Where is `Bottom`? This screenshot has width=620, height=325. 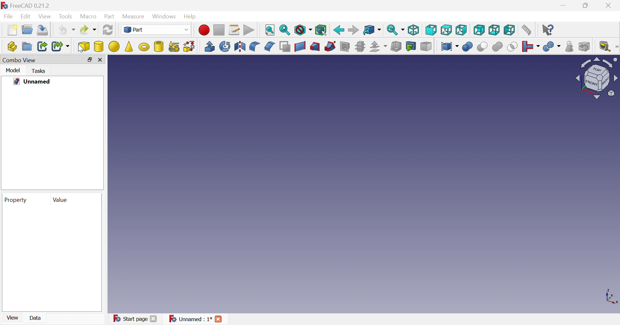 Bottom is located at coordinates (494, 30).